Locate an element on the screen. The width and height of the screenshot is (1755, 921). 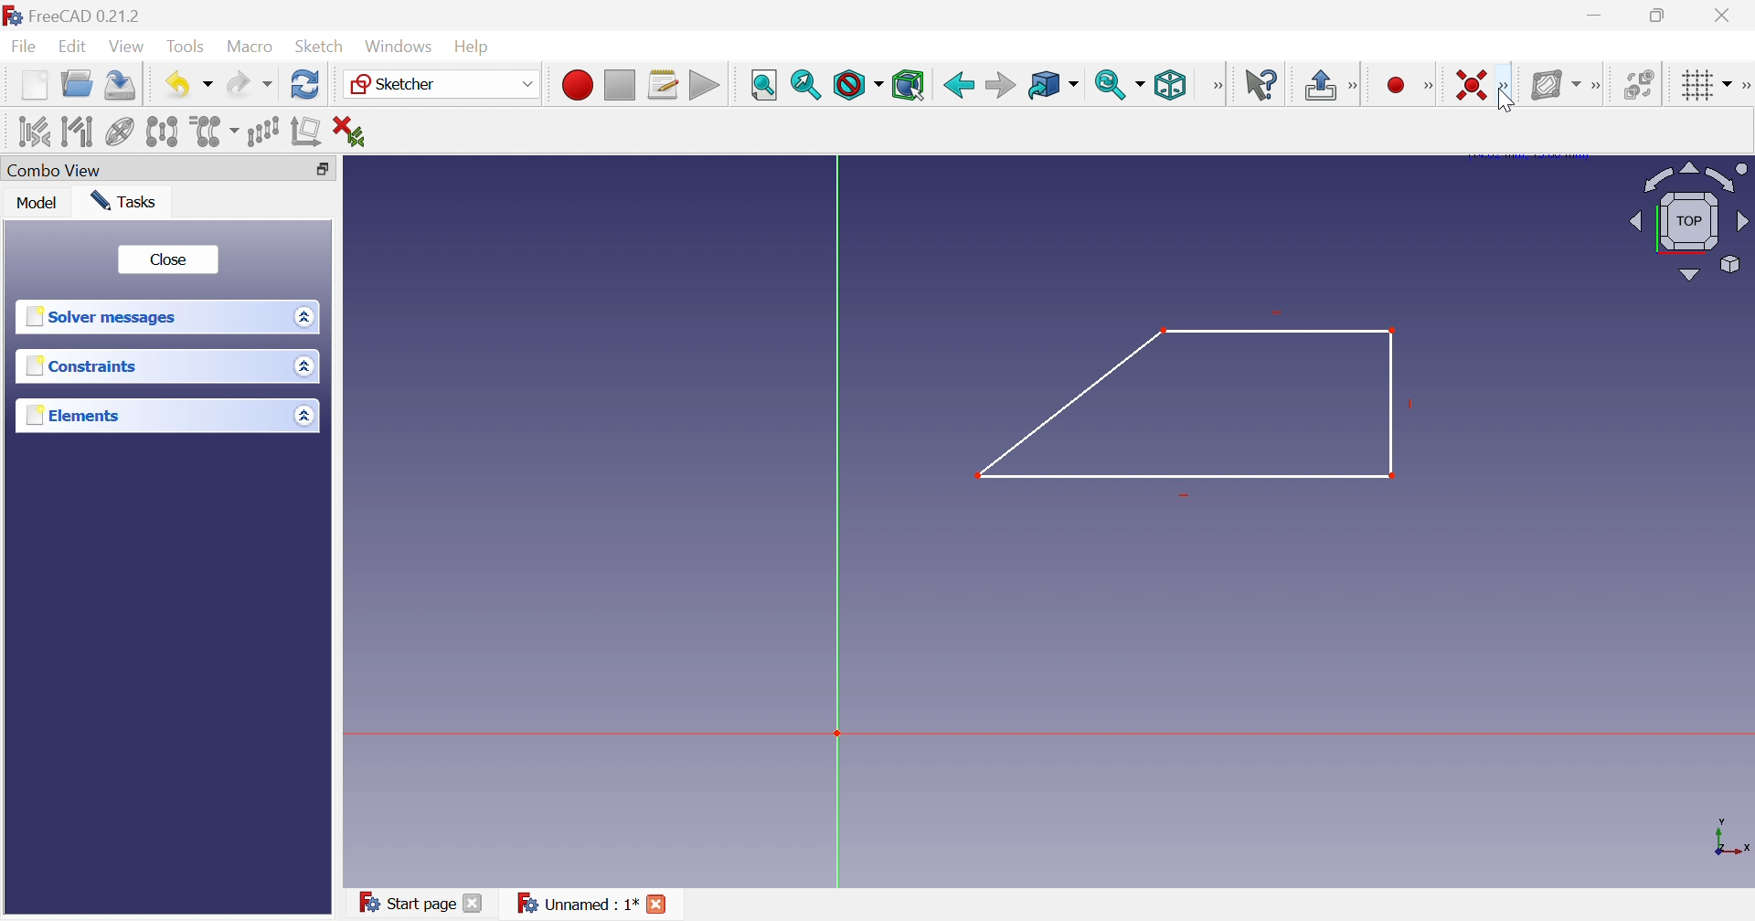
Viewing angle is located at coordinates (1689, 219).